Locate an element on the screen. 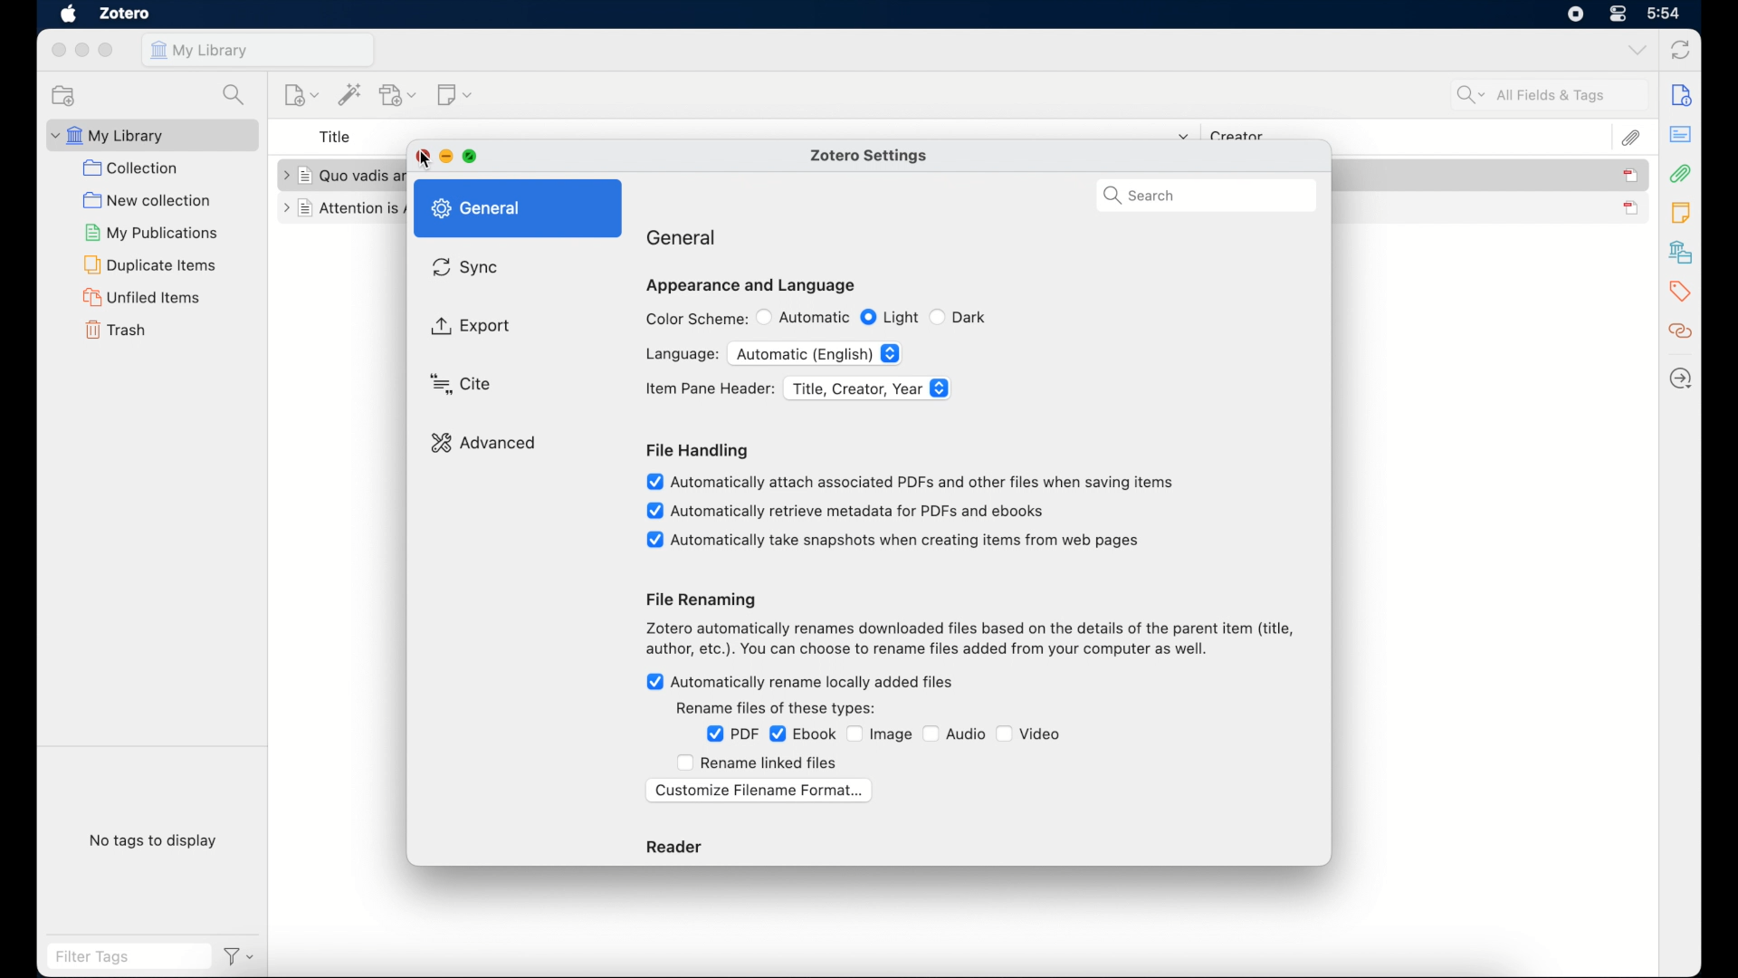 The height and width of the screenshot is (978, 1738). reader is located at coordinates (676, 847).